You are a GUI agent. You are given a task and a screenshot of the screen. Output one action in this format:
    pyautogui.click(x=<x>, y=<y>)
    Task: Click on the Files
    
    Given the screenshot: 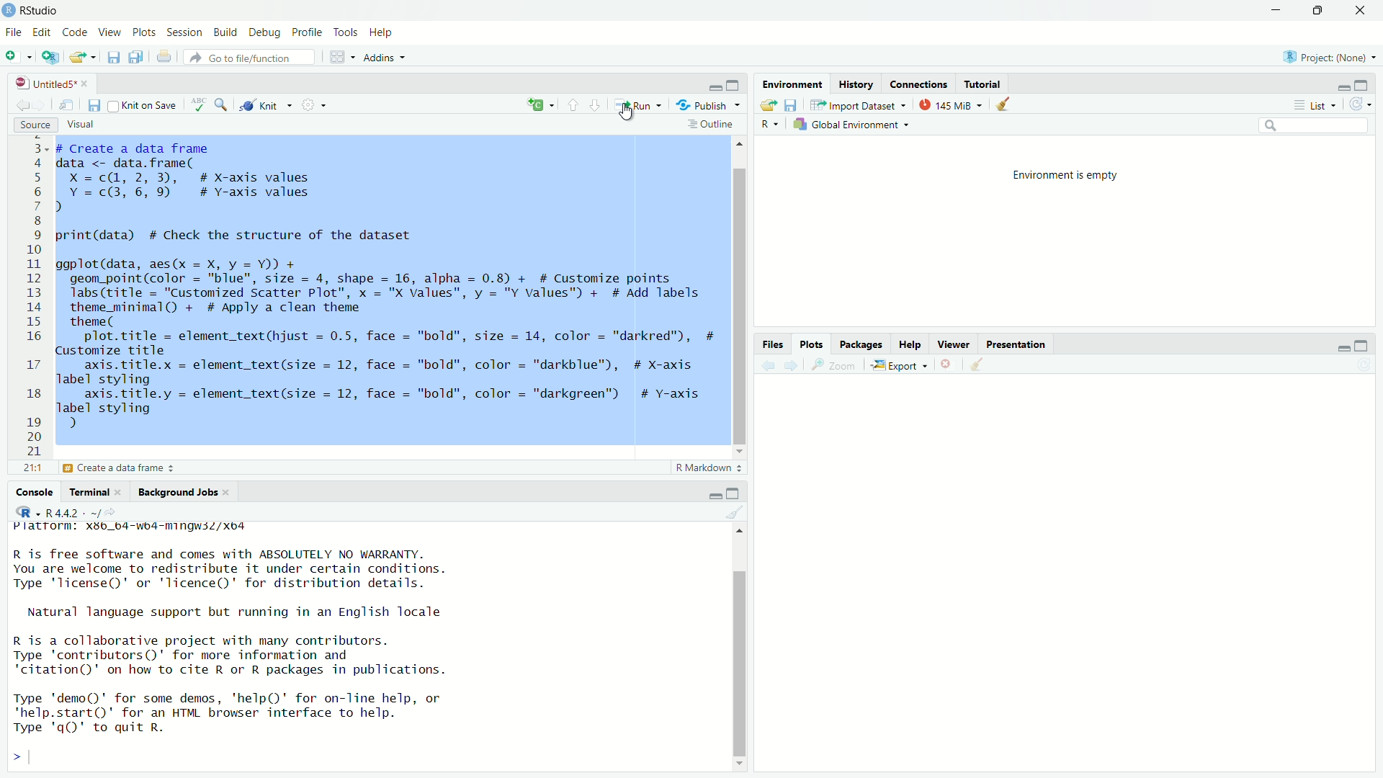 What is the action you would take?
    pyautogui.click(x=778, y=345)
    